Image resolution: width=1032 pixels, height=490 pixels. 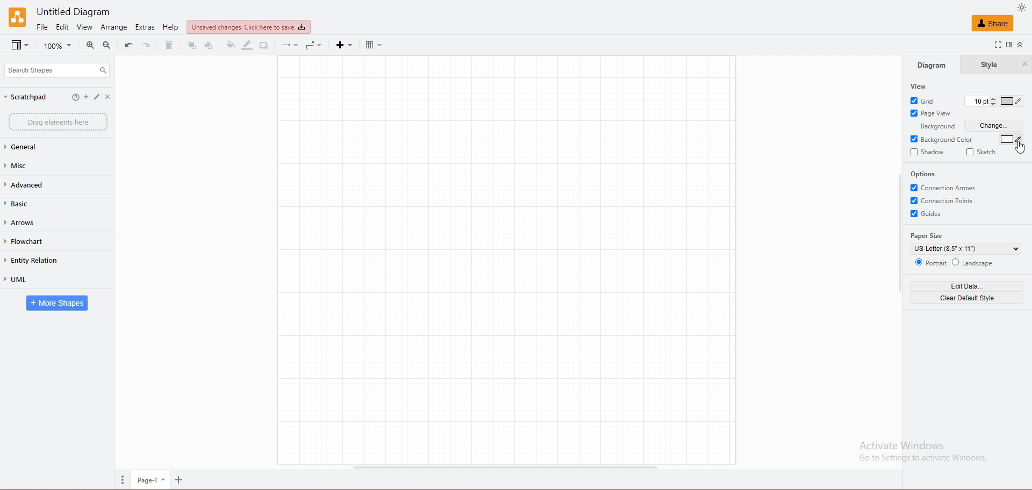 I want to click on insert, so click(x=344, y=45).